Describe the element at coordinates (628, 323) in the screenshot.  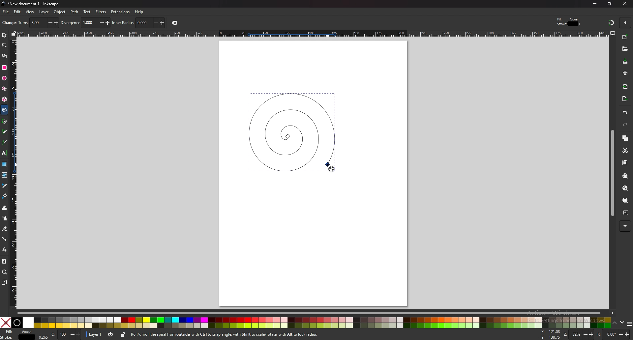
I see `more colors` at that location.